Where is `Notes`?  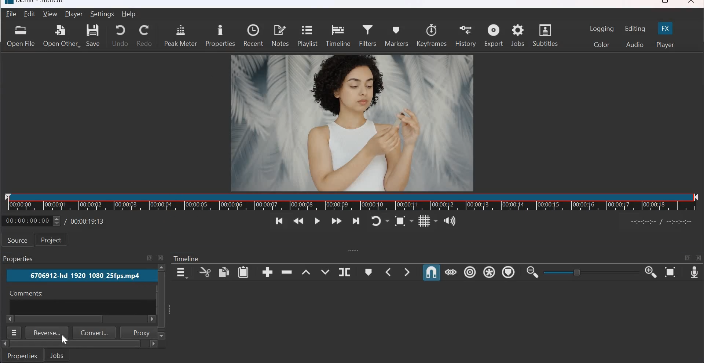
Notes is located at coordinates (280, 36).